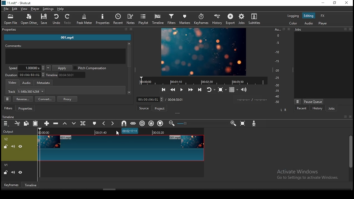 Image resolution: width=354 pixels, height=199 pixels. I want to click on TIME, so click(252, 100).